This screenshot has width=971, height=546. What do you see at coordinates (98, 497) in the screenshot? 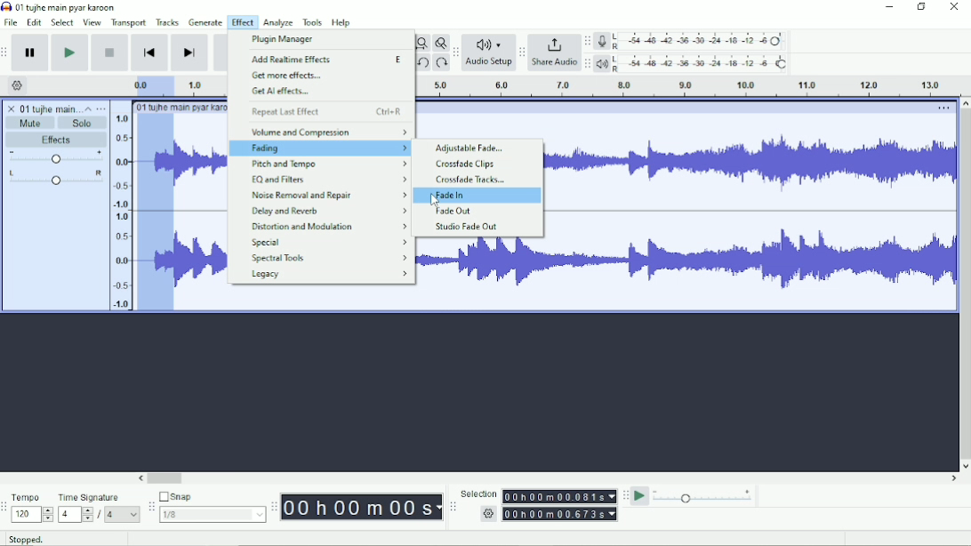
I see `Time Signature` at bounding box center [98, 497].